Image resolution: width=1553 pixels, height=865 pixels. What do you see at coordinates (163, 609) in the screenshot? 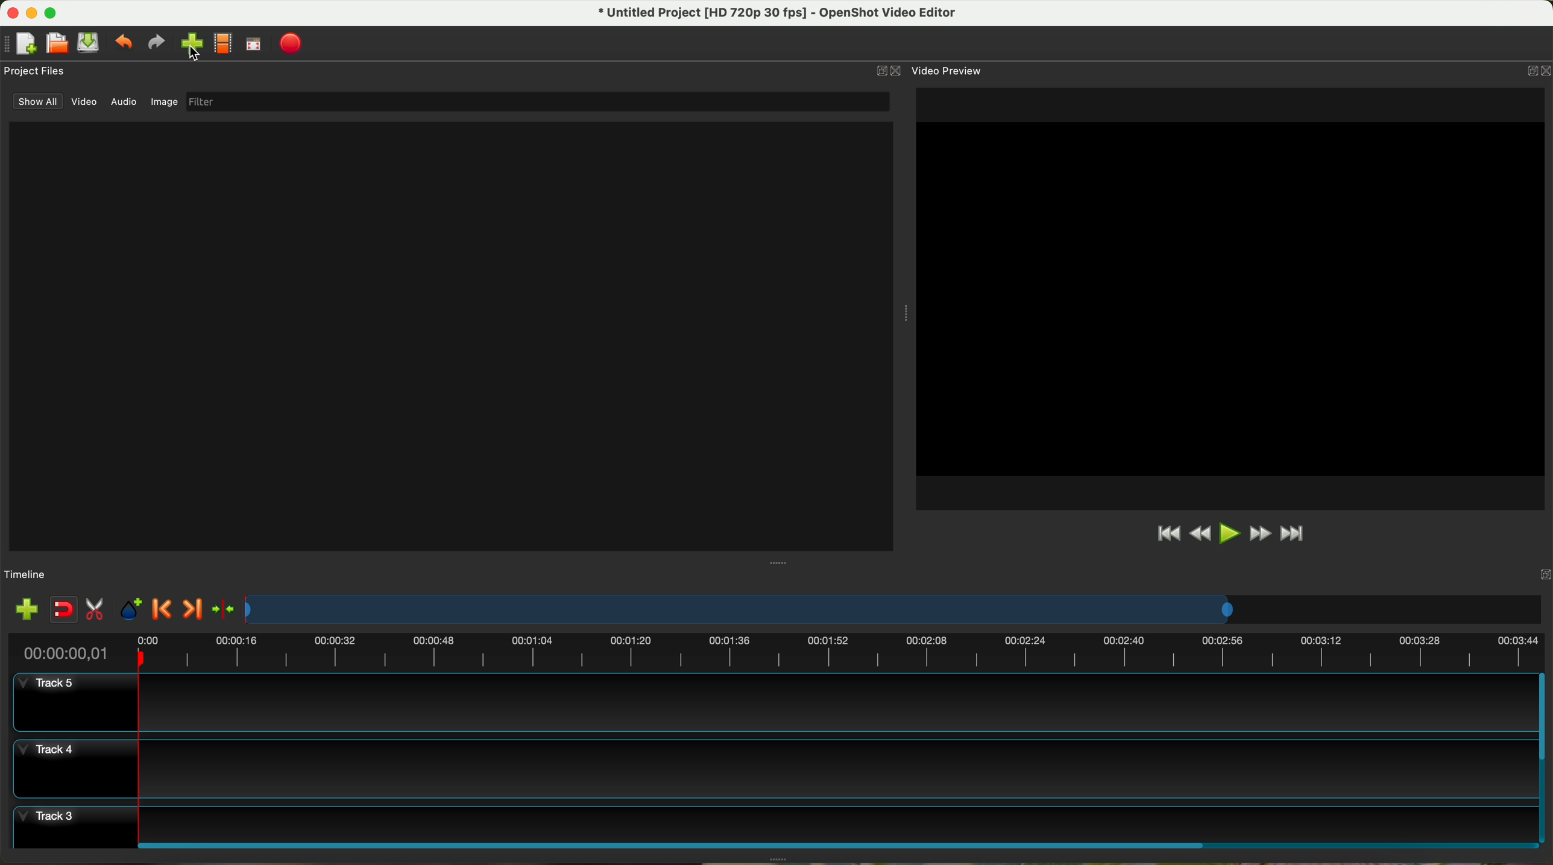
I see `previous marker` at bounding box center [163, 609].